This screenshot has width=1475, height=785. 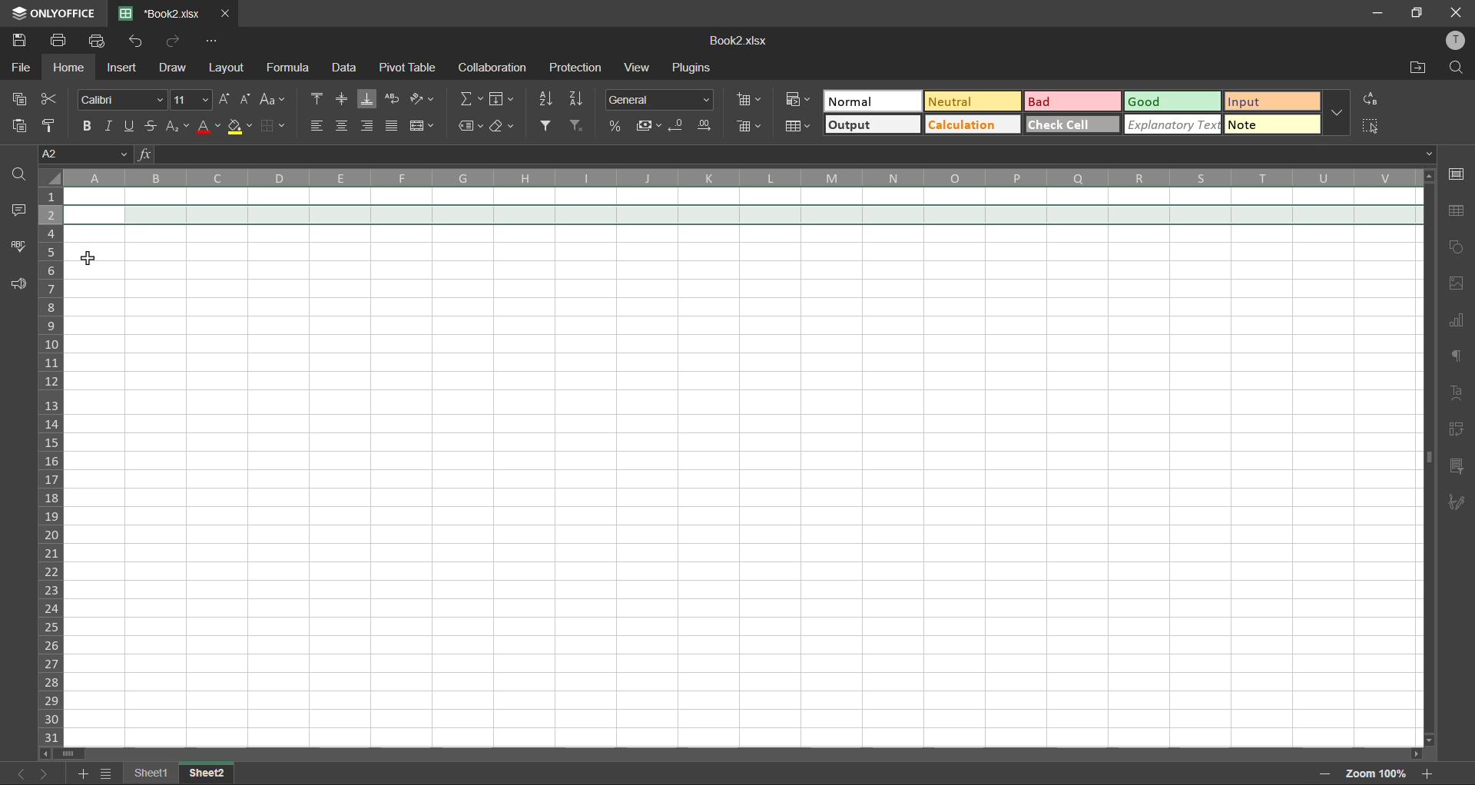 What do you see at coordinates (1457, 502) in the screenshot?
I see `signature` at bounding box center [1457, 502].